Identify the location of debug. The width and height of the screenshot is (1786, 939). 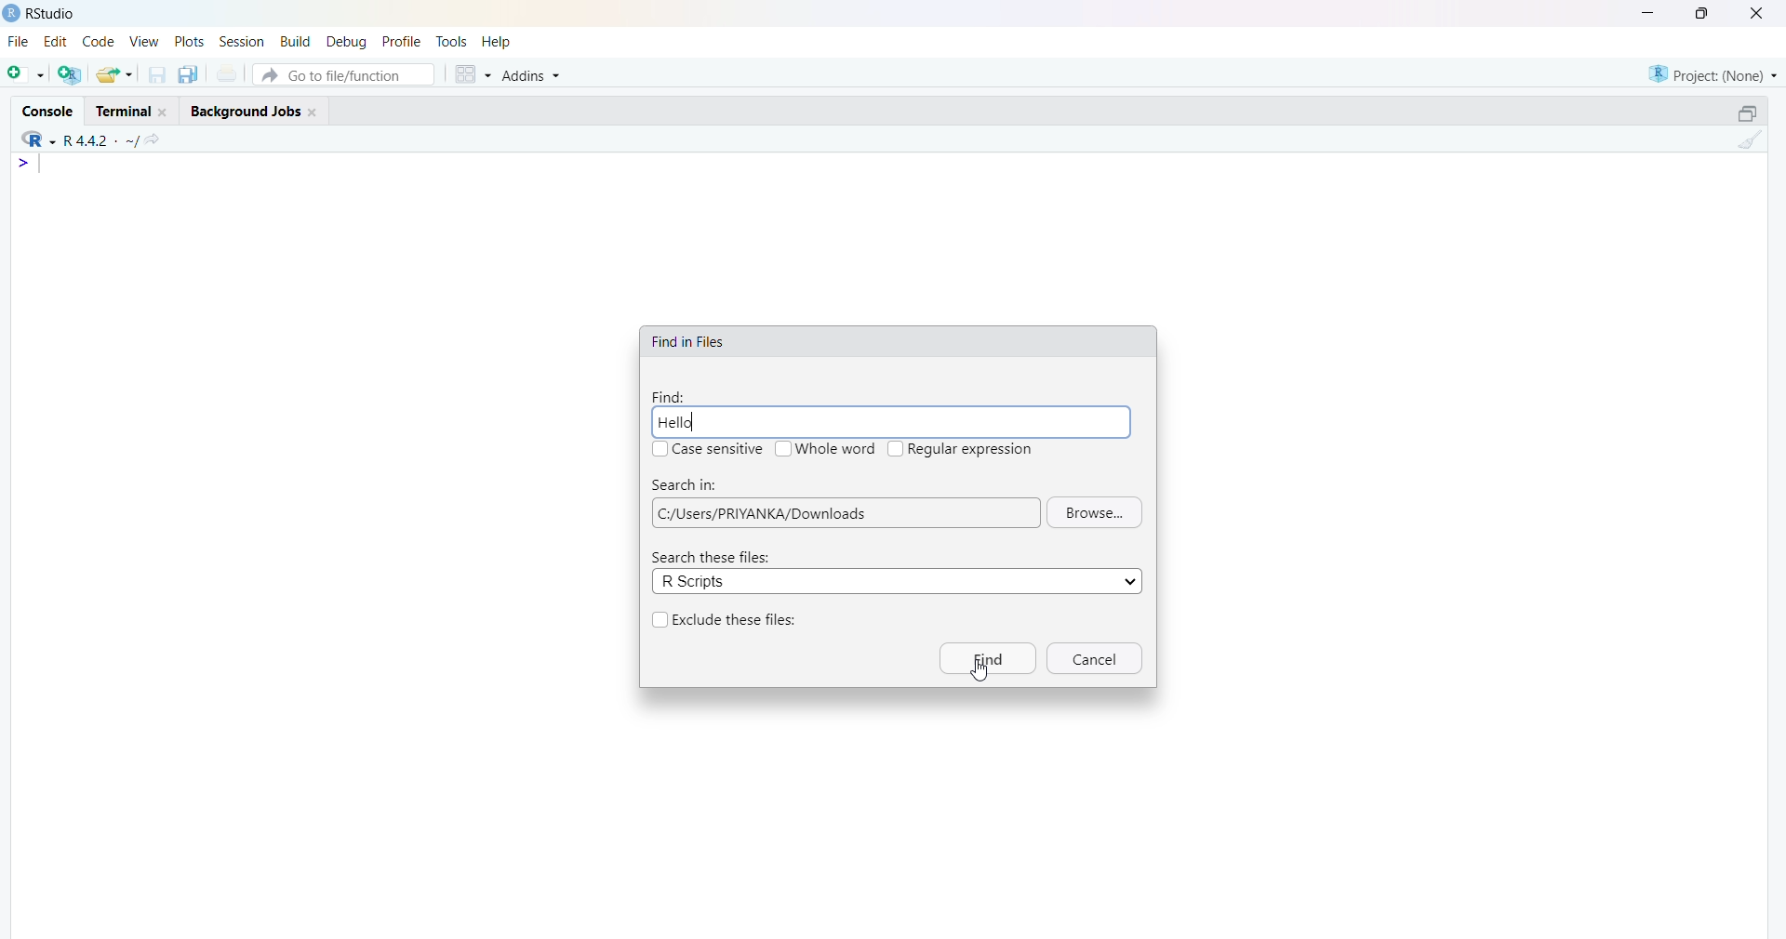
(349, 42).